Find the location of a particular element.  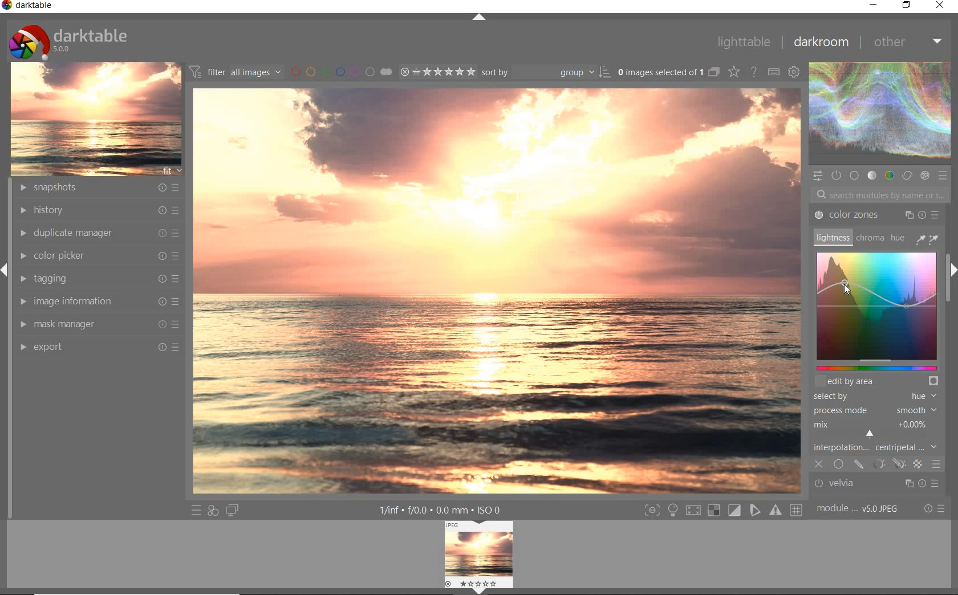

IMAGE is located at coordinates (96, 118).